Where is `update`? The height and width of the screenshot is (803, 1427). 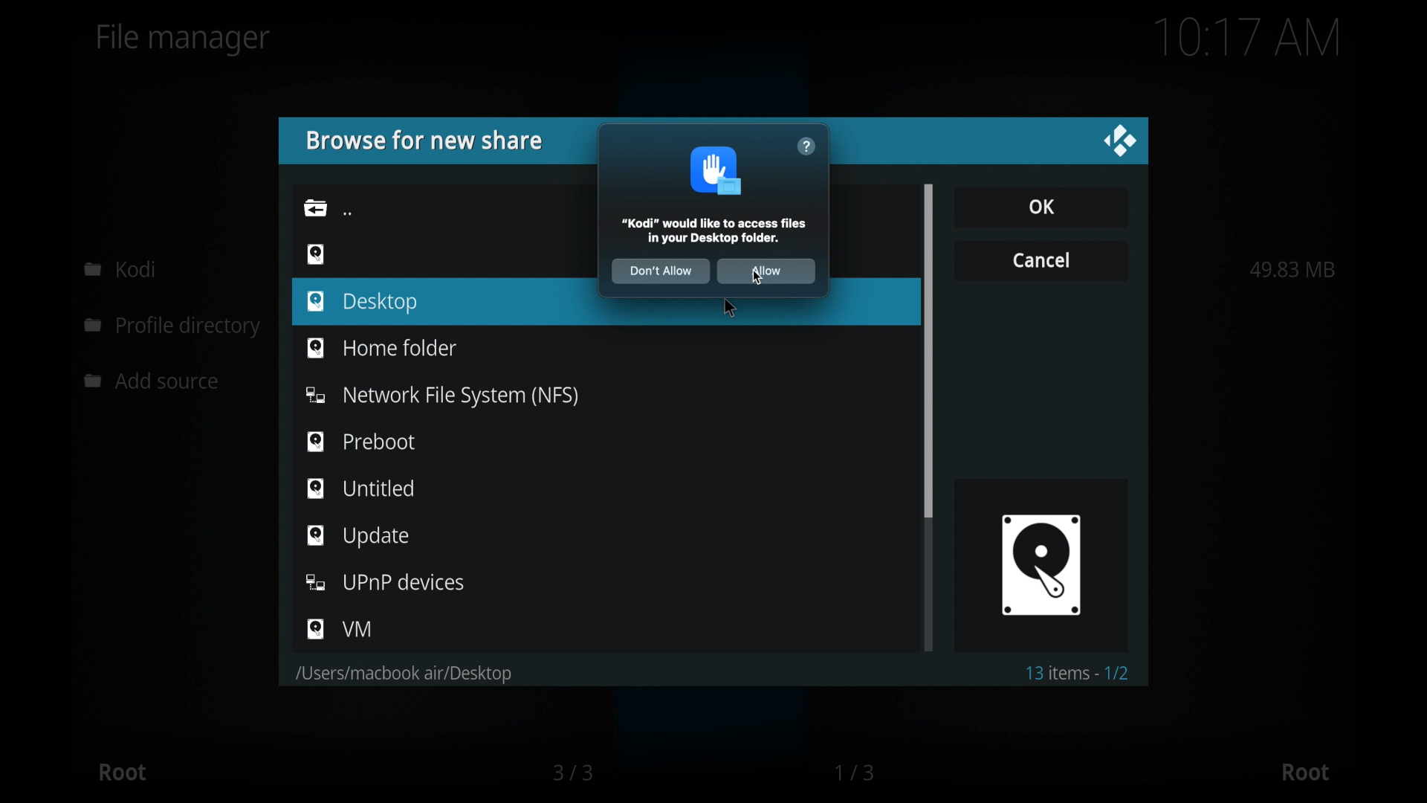 update is located at coordinates (357, 536).